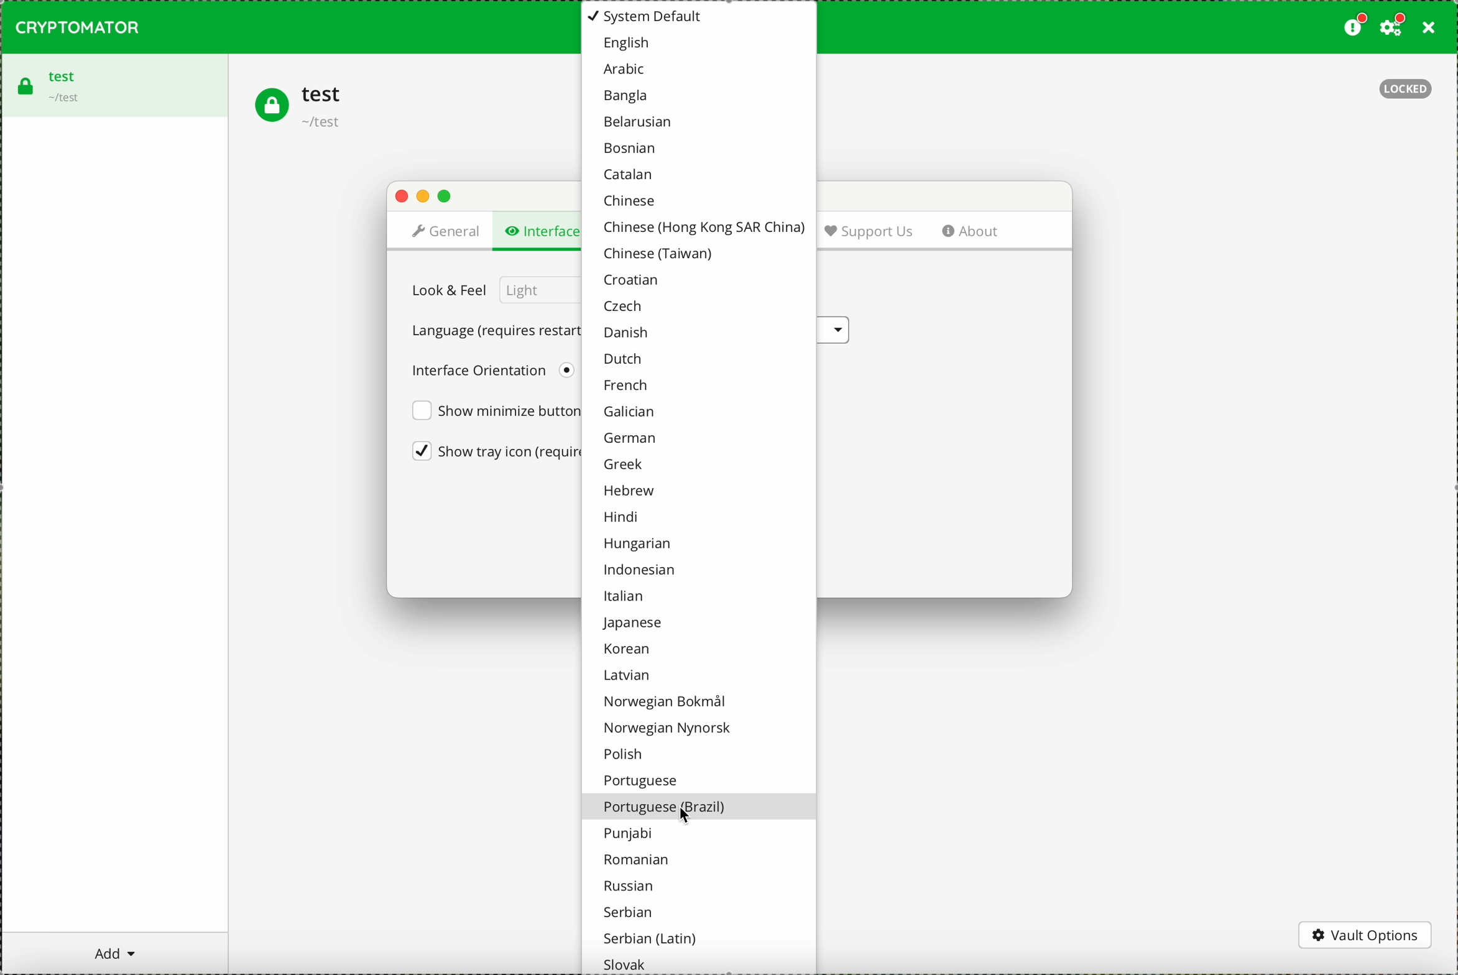 This screenshot has height=975, width=1458. What do you see at coordinates (623, 517) in the screenshot?
I see `hindi` at bounding box center [623, 517].